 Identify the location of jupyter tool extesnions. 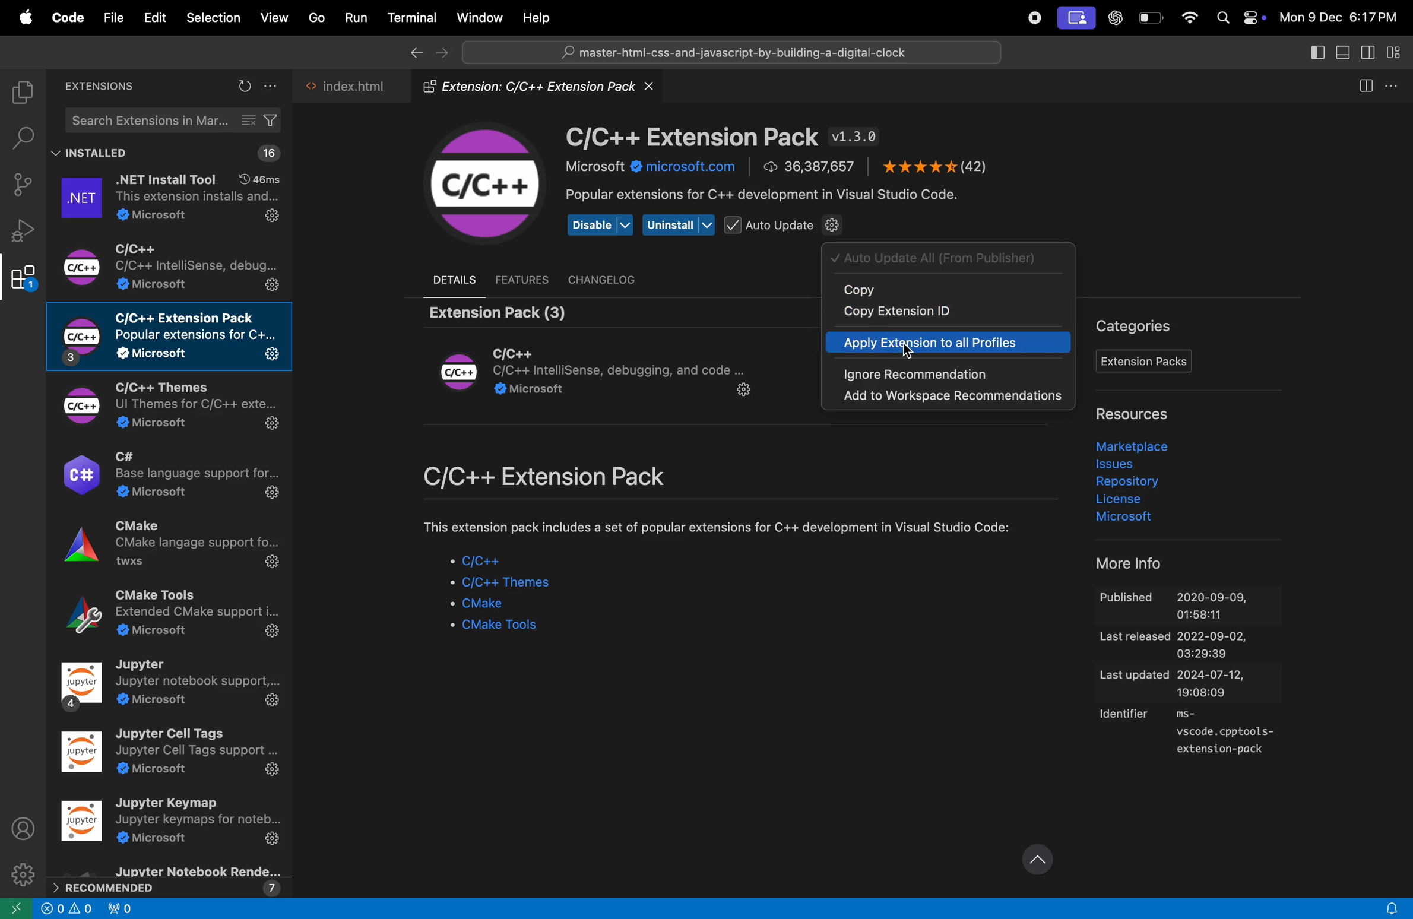
(172, 756).